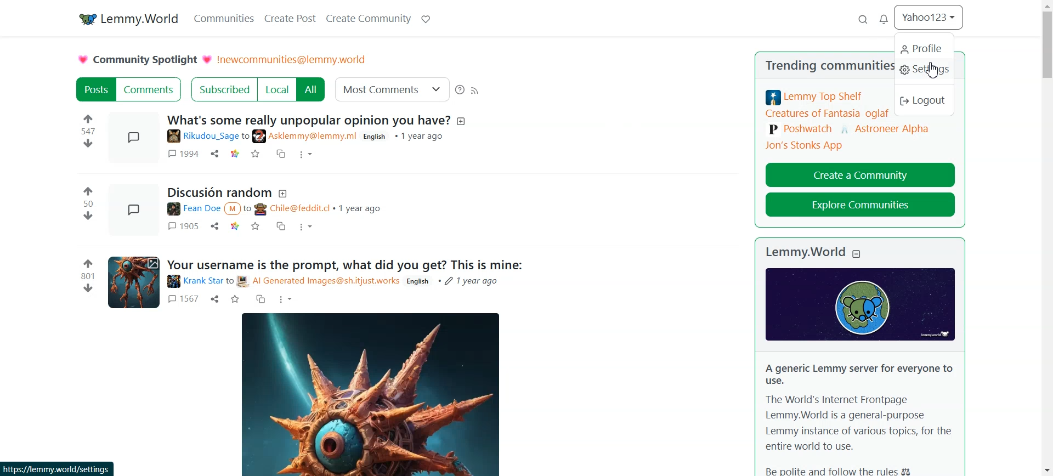  I want to click on icon, so click(860, 304).